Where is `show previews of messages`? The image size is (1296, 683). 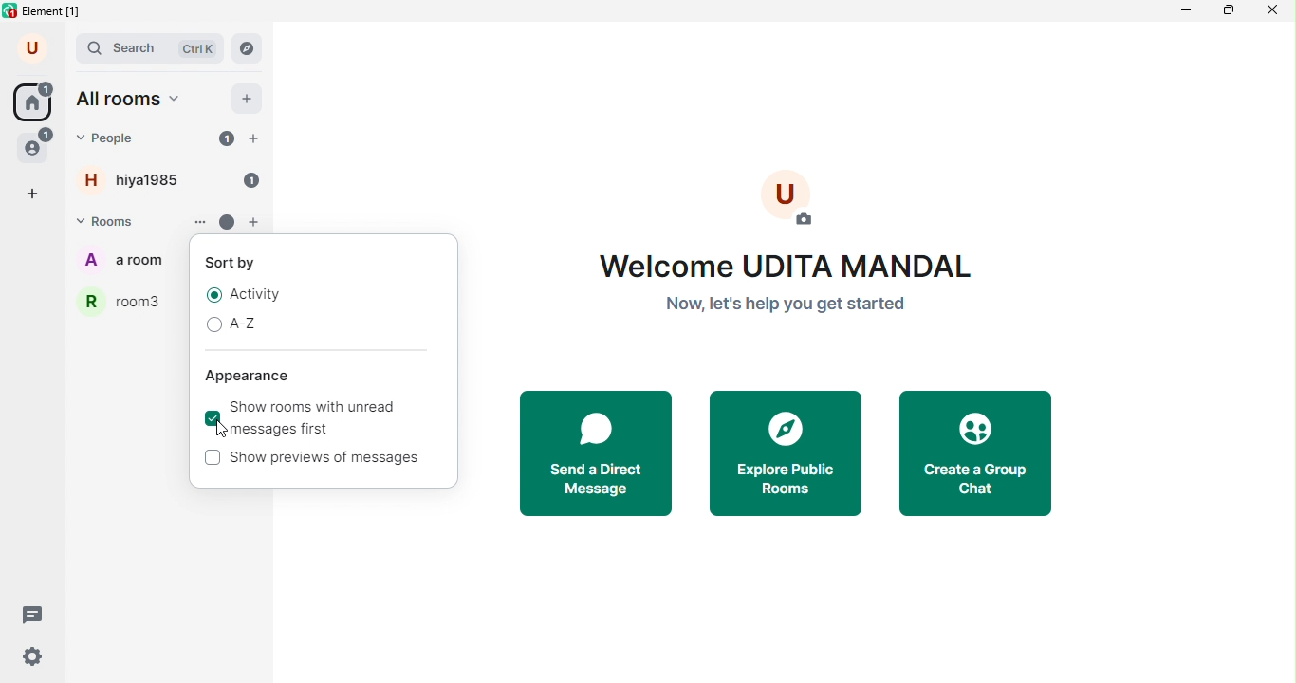 show previews of messages is located at coordinates (320, 462).